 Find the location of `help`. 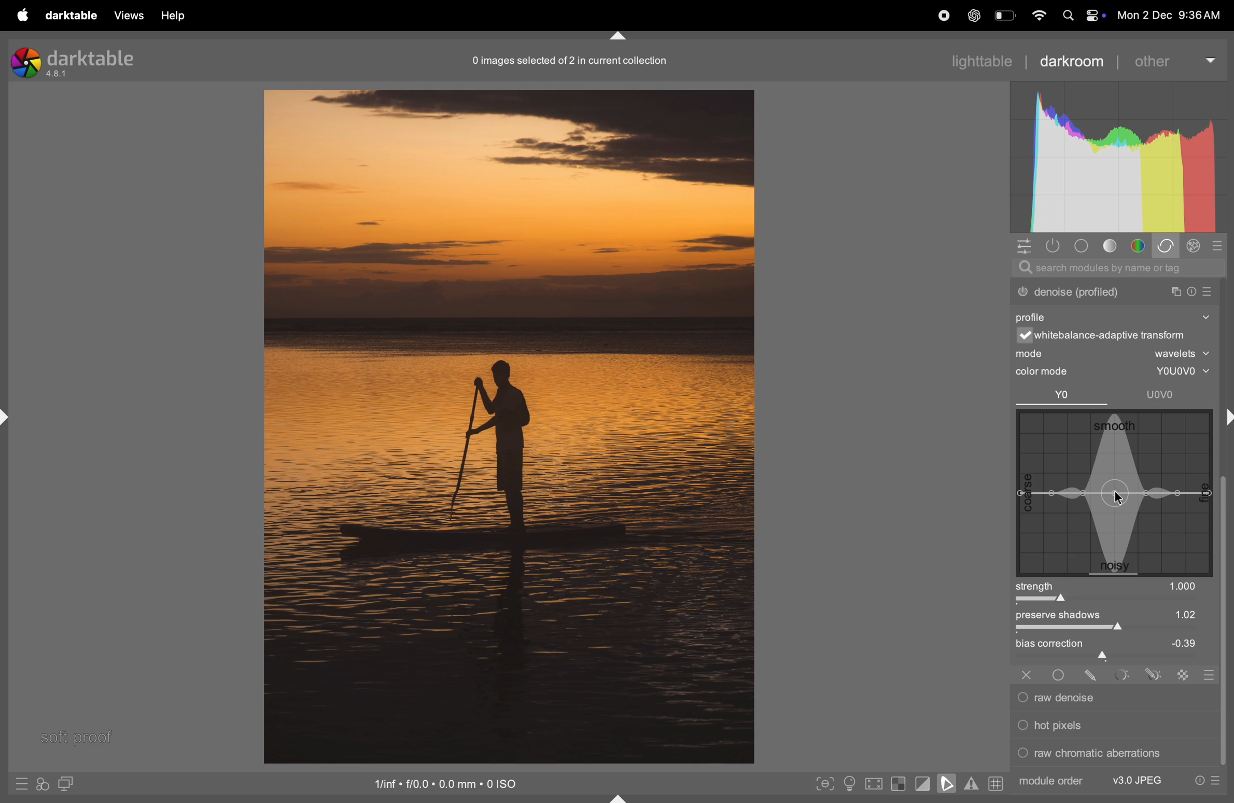

help is located at coordinates (175, 15).